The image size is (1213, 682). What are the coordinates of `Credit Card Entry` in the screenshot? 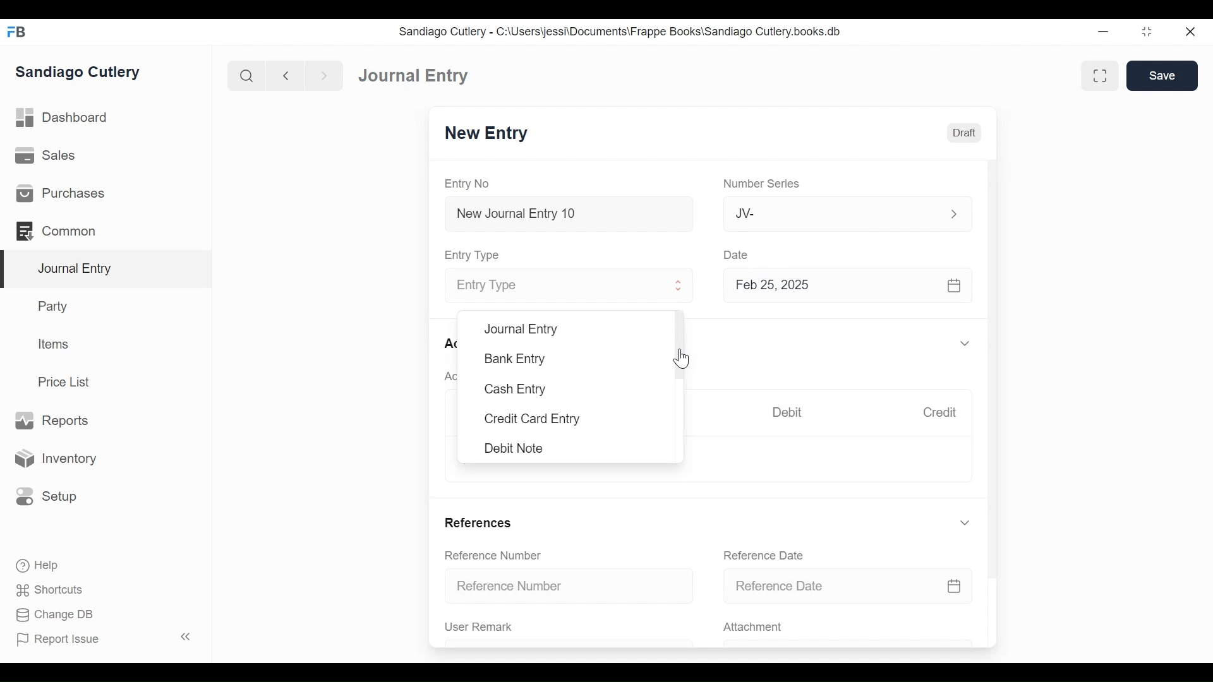 It's located at (529, 420).